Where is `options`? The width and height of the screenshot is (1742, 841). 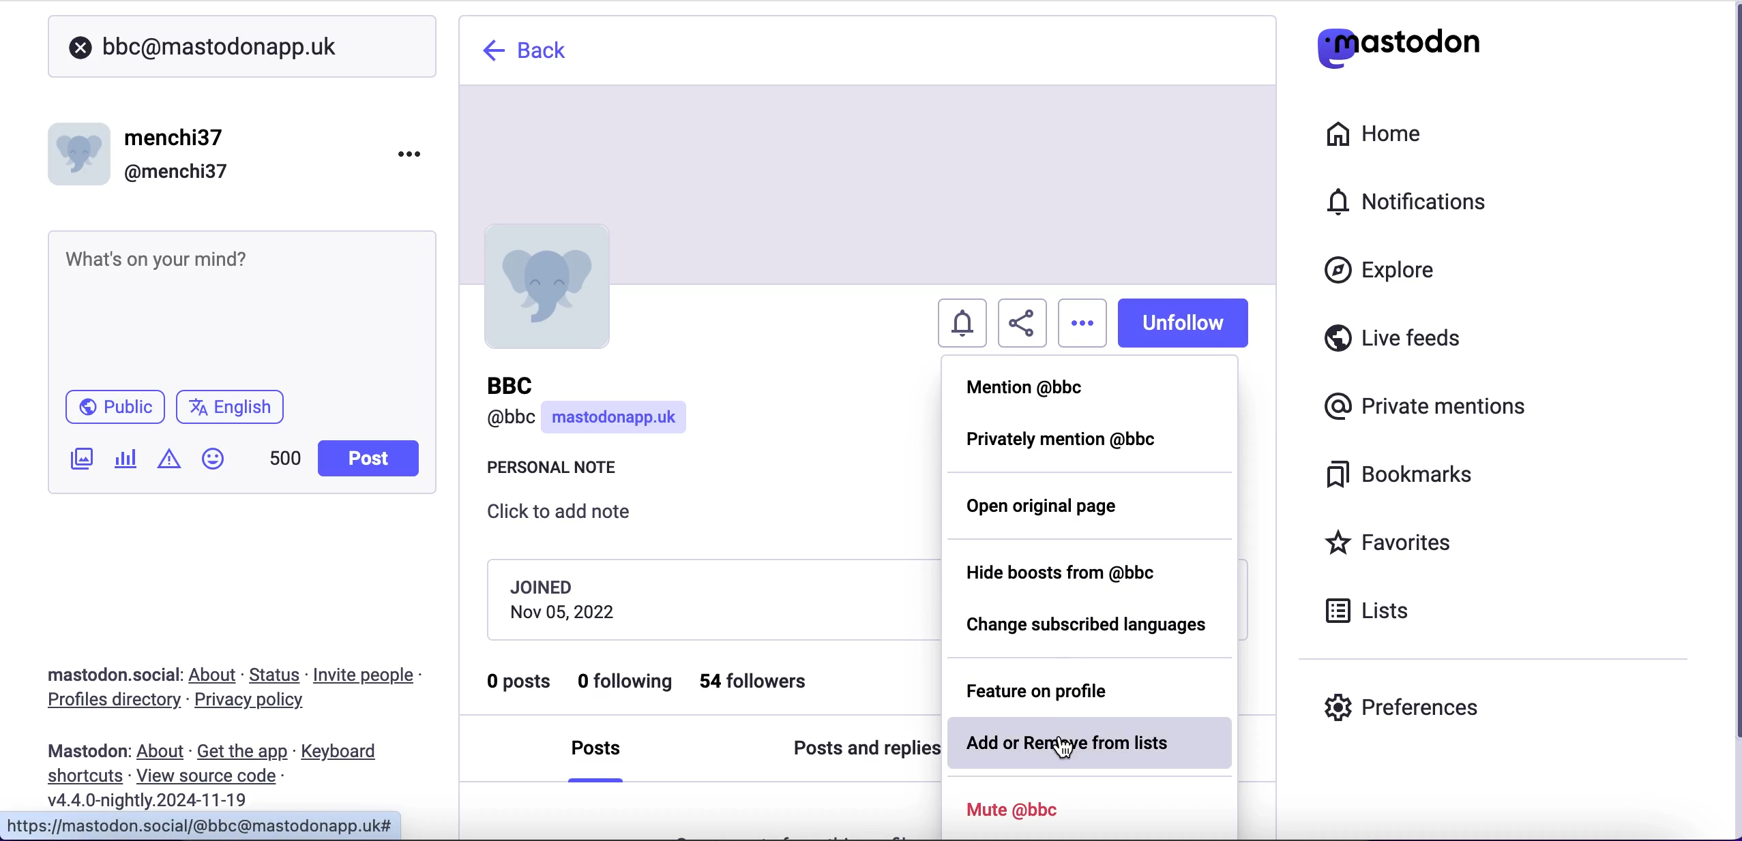 options is located at coordinates (1081, 320).